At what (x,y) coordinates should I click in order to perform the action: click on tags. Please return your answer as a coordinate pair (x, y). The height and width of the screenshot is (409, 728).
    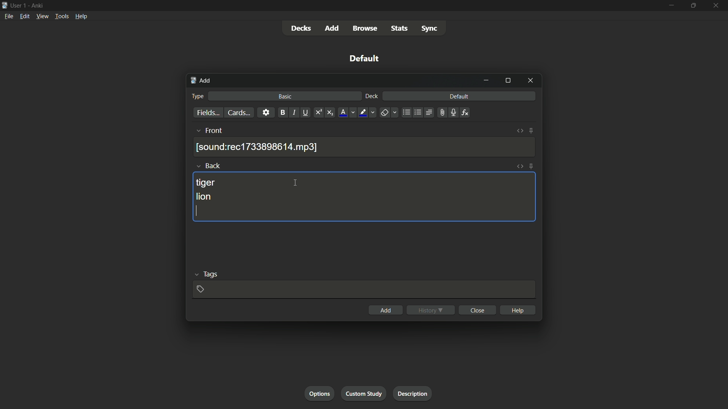
    Looking at the image, I should click on (210, 275).